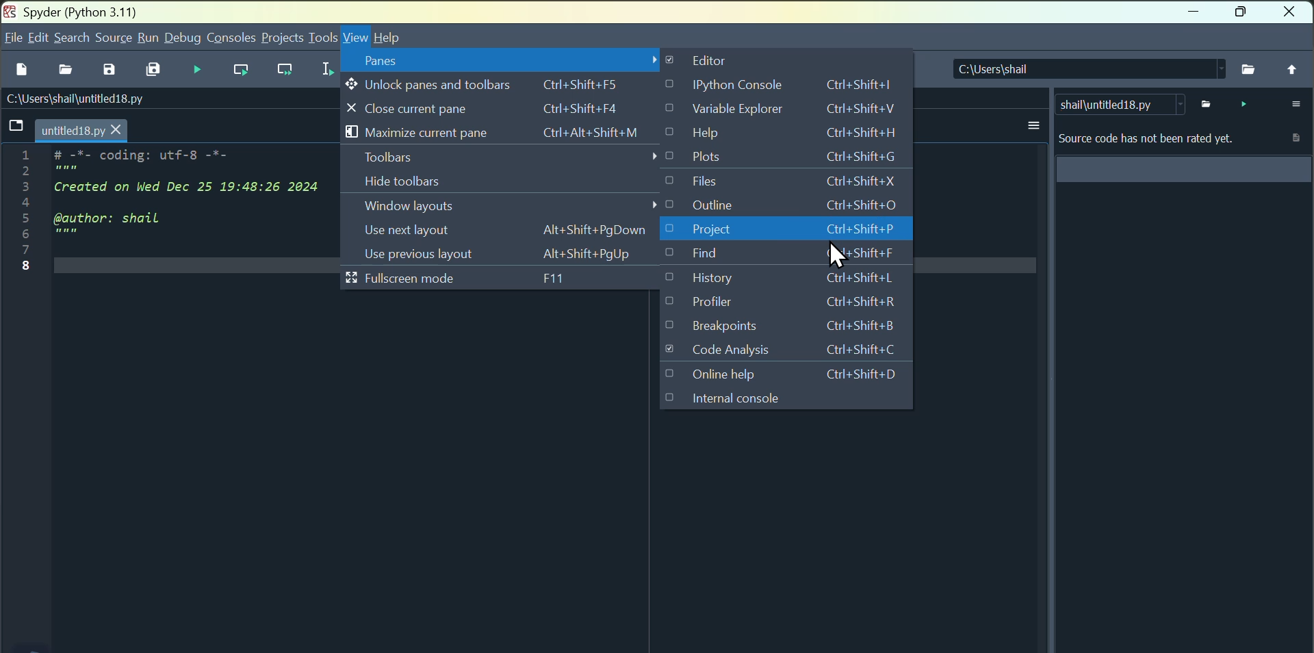 This screenshot has width=1314, height=653. I want to click on shail\untitled18.py, so click(1120, 103).